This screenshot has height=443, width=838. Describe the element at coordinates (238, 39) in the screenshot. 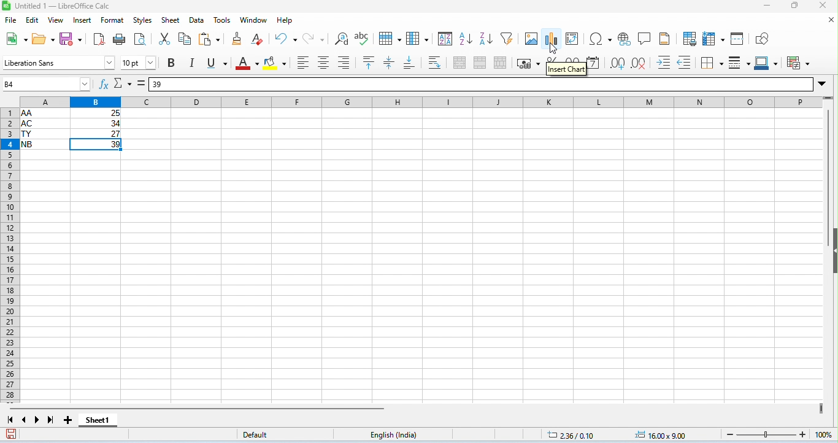

I see `clone` at that location.